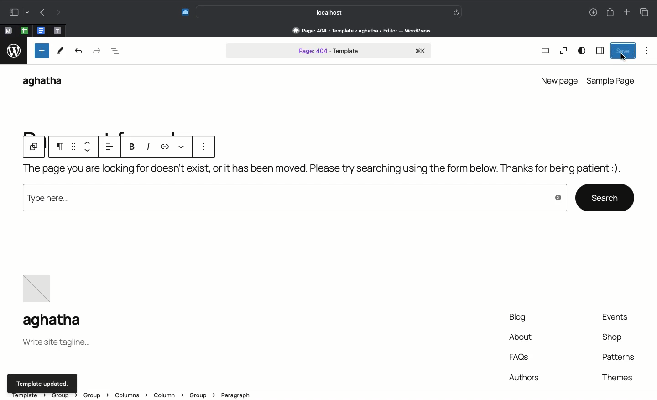 This screenshot has width=657, height=400. What do you see at coordinates (653, 156) in the screenshot?
I see `Scroll` at bounding box center [653, 156].